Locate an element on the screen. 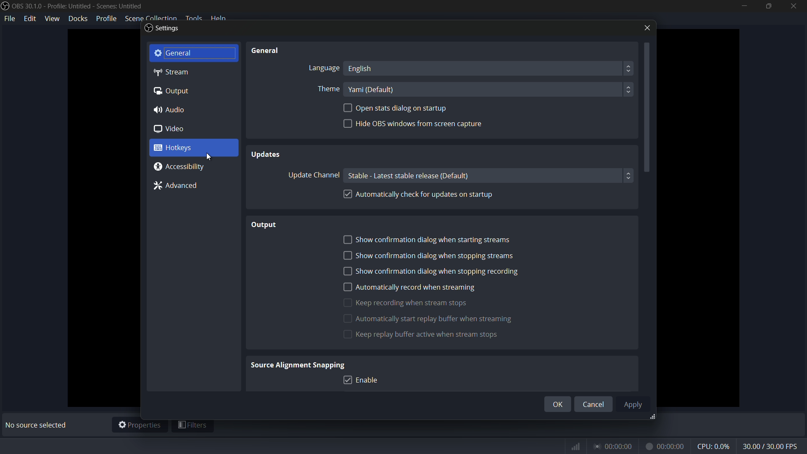 This screenshot has width=807, height=454. update channel is located at coordinates (408, 177).